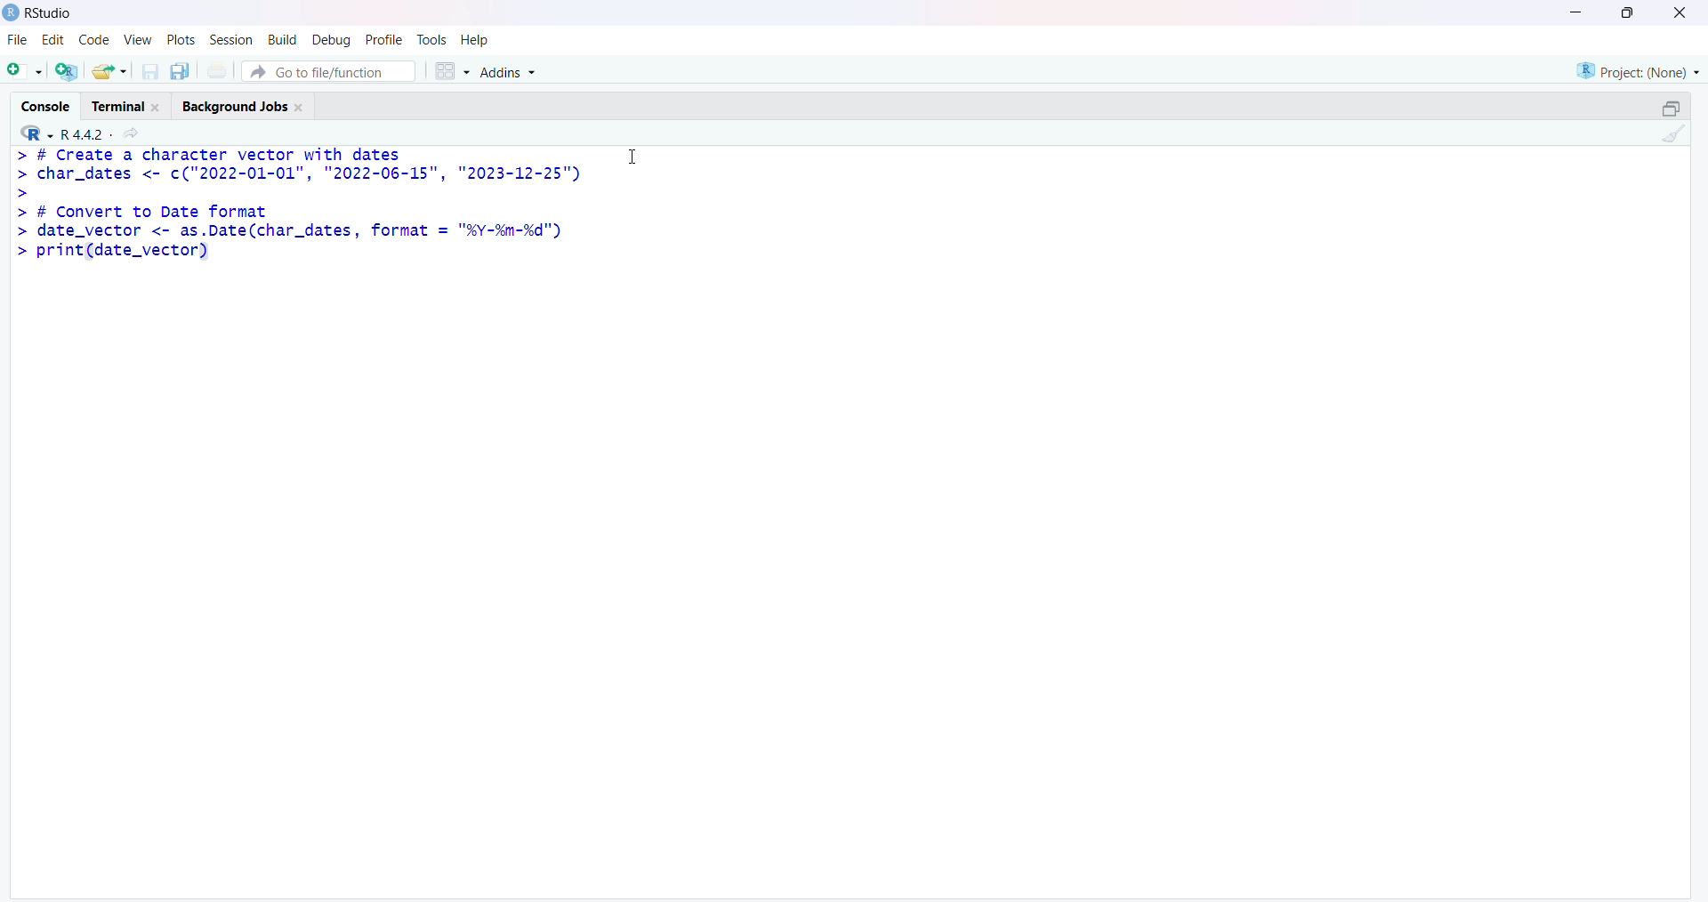 The width and height of the screenshot is (1708, 902). What do you see at coordinates (38, 17) in the screenshot?
I see `RStudio` at bounding box center [38, 17].